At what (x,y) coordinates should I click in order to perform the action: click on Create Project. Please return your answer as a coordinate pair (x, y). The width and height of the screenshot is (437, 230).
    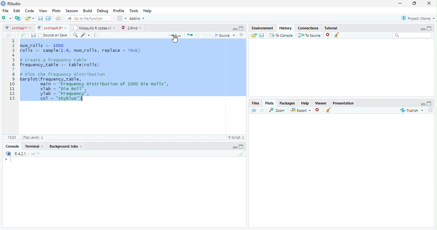
    Looking at the image, I should click on (18, 19).